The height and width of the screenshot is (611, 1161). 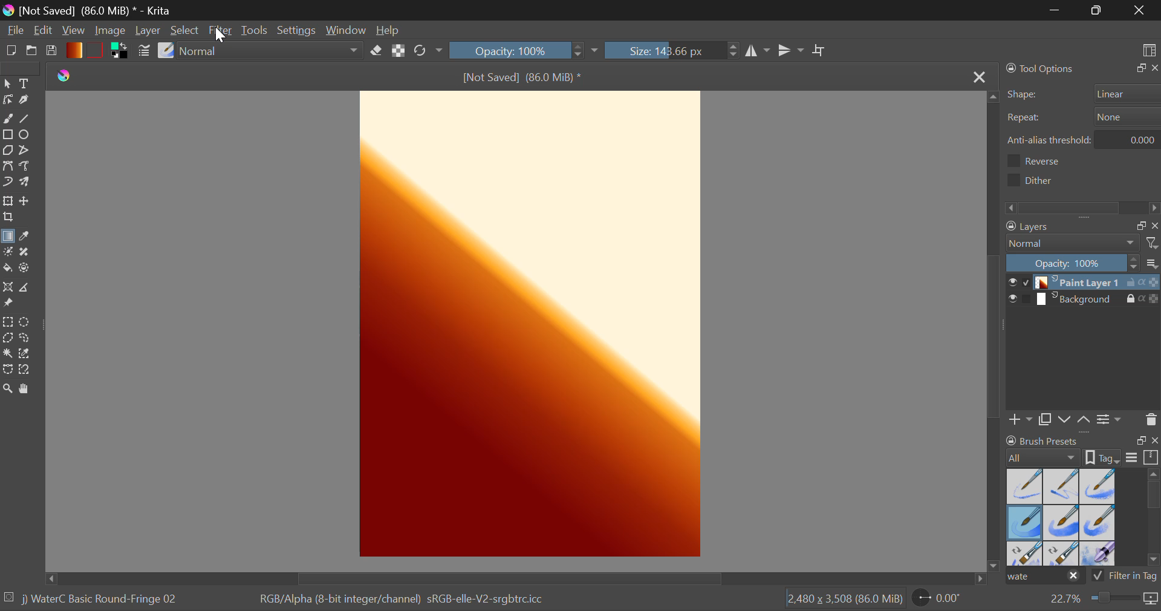 I want to click on add, so click(x=1021, y=421).